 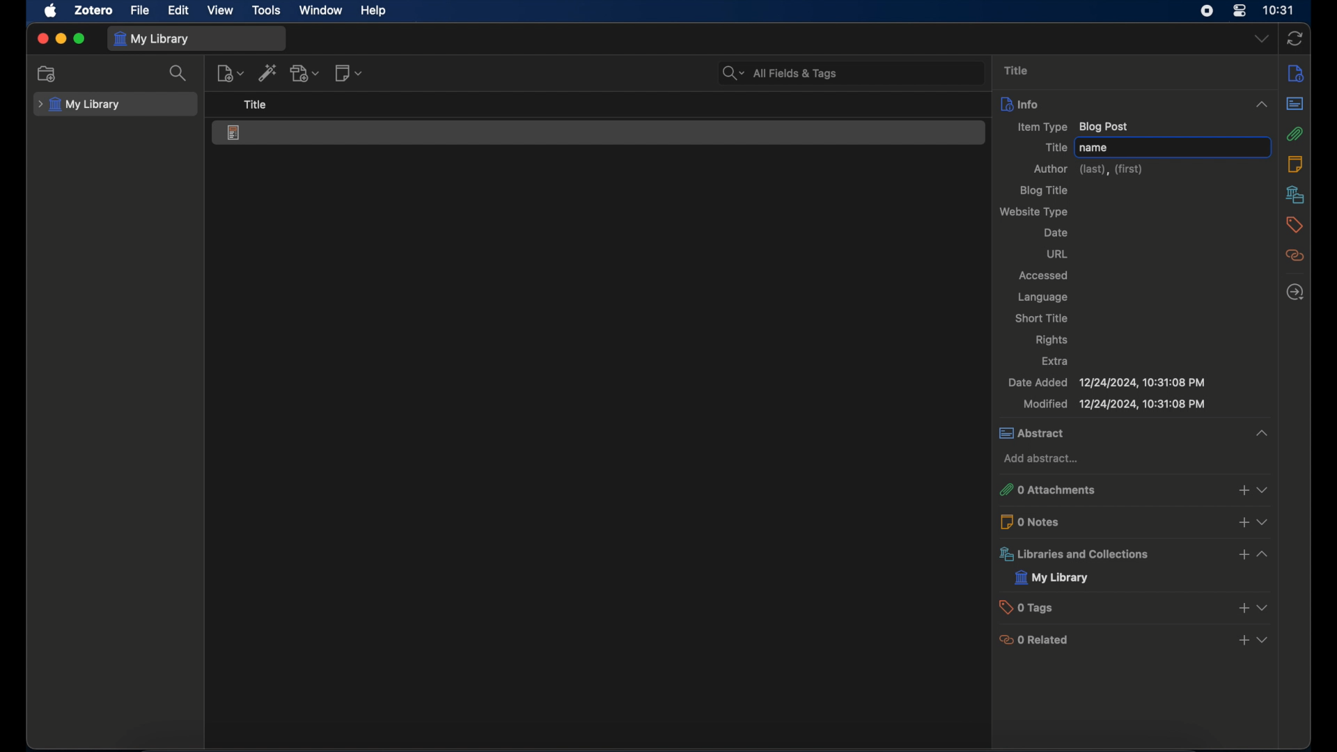 I want to click on view, so click(x=220, y=11).